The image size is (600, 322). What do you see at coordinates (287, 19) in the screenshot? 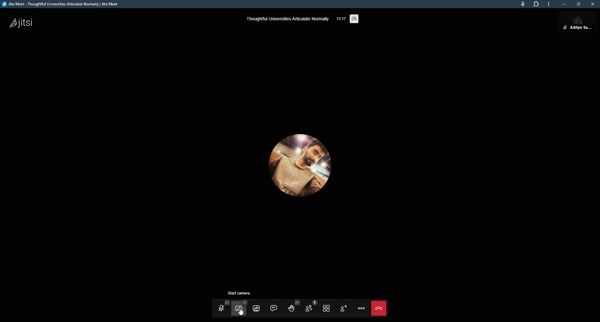
I see `thoughtful universities articulate normally` at bounding box center [287, 19].